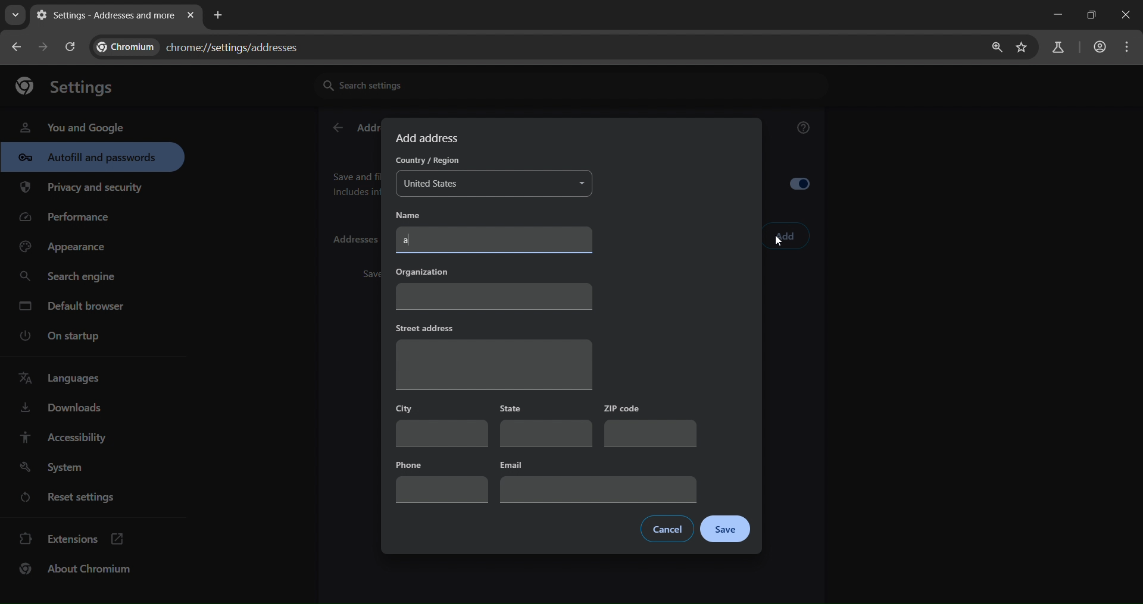  I want to click on cancel, so click(667, 529).